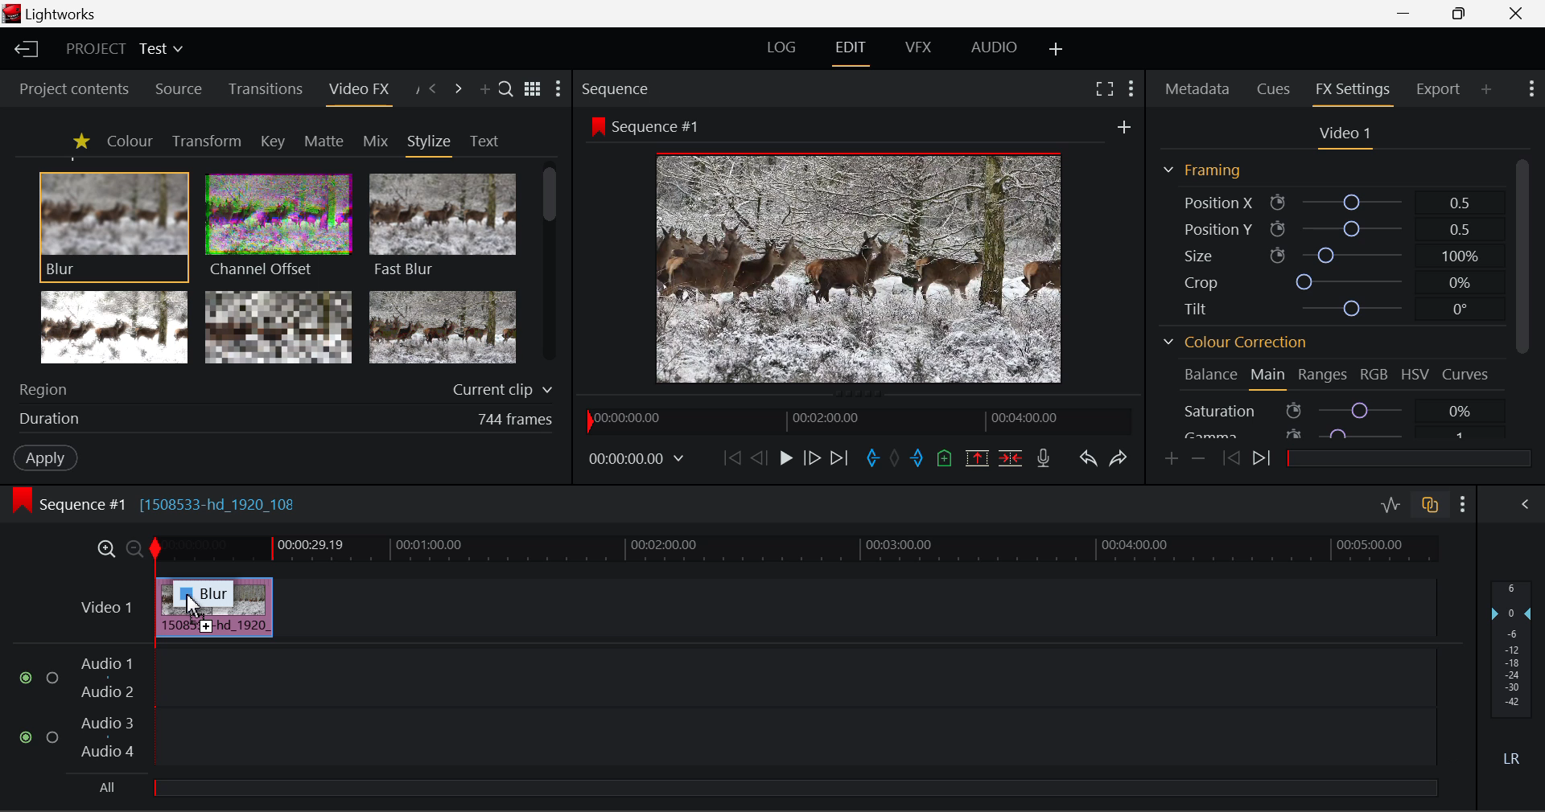  What do you see at coordinates (759, 458) in the screenshot?
I see `Go Back` at bounding box center [759, 458].